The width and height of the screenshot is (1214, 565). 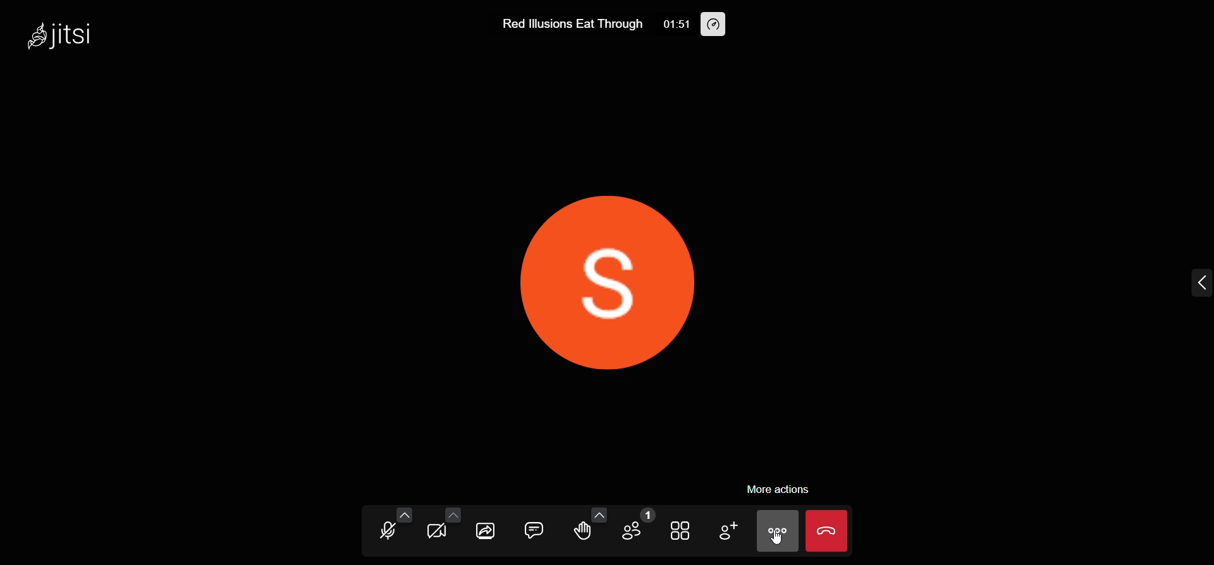 What do you see at coordinates (674, 24) in the screenshot?
I see `01:51` at bounding box center [674, 24].